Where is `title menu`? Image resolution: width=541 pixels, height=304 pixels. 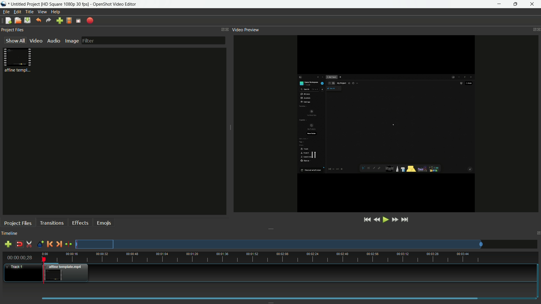 title menu is located at coordinates (29, 12).